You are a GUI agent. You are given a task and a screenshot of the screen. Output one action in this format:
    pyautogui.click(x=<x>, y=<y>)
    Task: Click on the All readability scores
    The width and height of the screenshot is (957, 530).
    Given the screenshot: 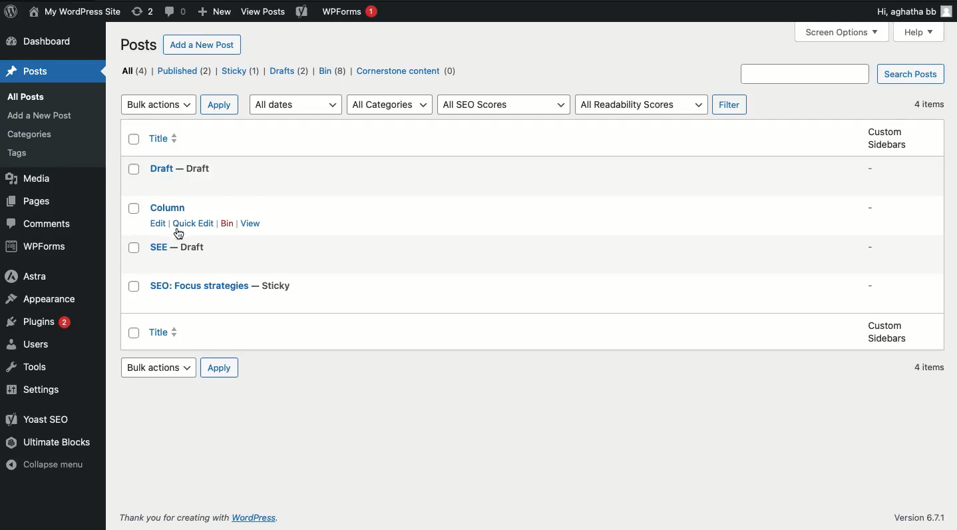 What is the action you would take?
    pyautogui.click(x=641, y=104)
    